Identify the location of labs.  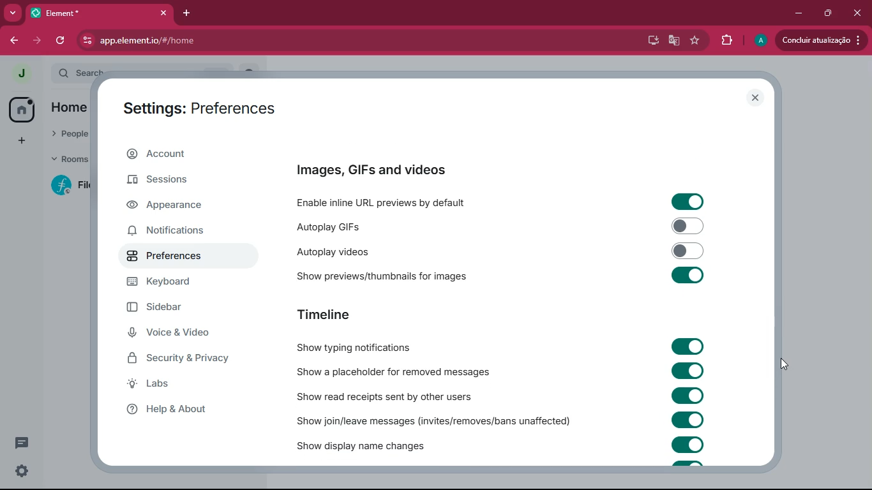
(193, 384).